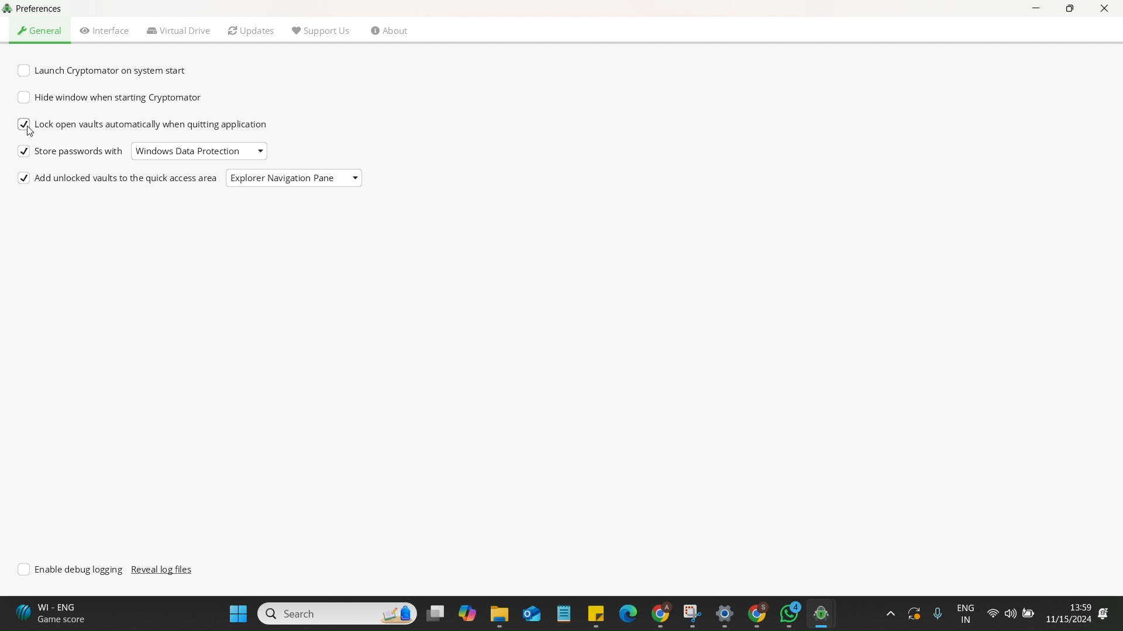 The width and height of the screenshot is (1123, 631). What do you see at coordinates (53, 613) in the screenshot?
I see `Game score` at bounding box center [53, 613].